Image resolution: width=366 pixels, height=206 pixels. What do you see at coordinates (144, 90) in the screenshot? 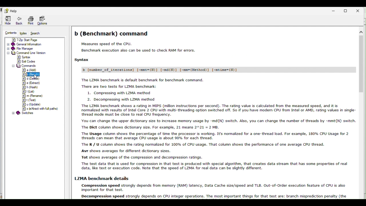
I see `The LZMA benchmark is default benchmark for benchmark command.
There are two tests for LZMA benchmark:

1. Compressing with LZMA method

2 Secs ellie stied` at bounding box center [144, 90].